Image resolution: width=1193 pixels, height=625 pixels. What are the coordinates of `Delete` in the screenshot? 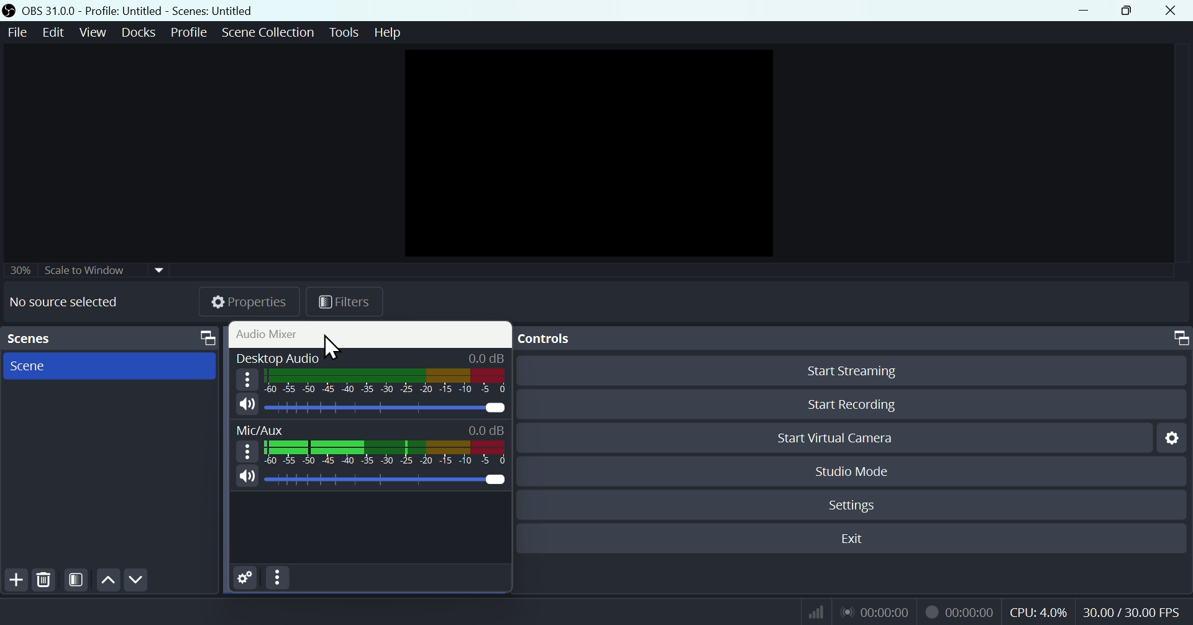 It's located at (43, 579).